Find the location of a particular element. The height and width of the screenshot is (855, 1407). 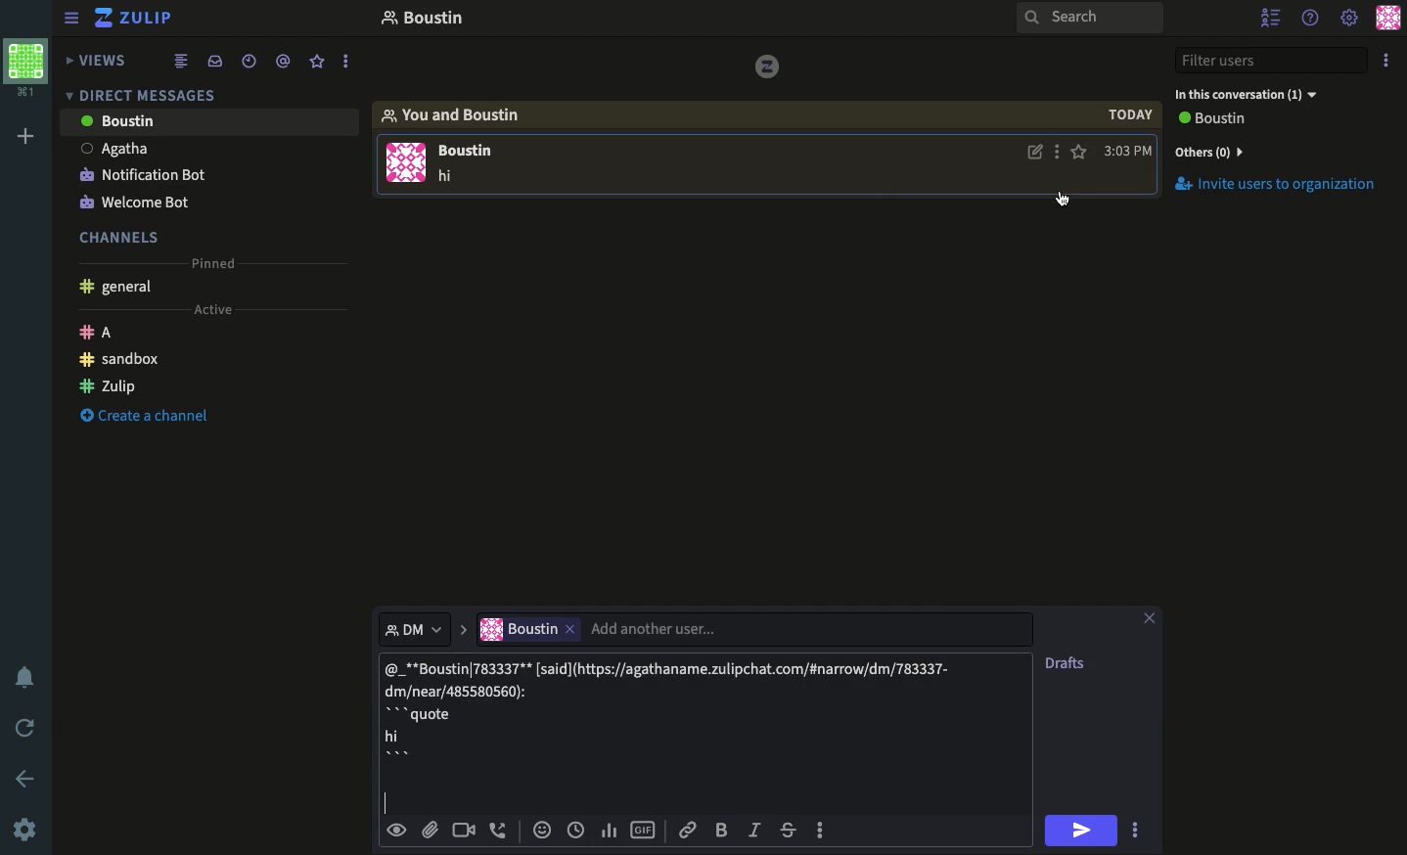

DM is located at coordinates (146, 94).